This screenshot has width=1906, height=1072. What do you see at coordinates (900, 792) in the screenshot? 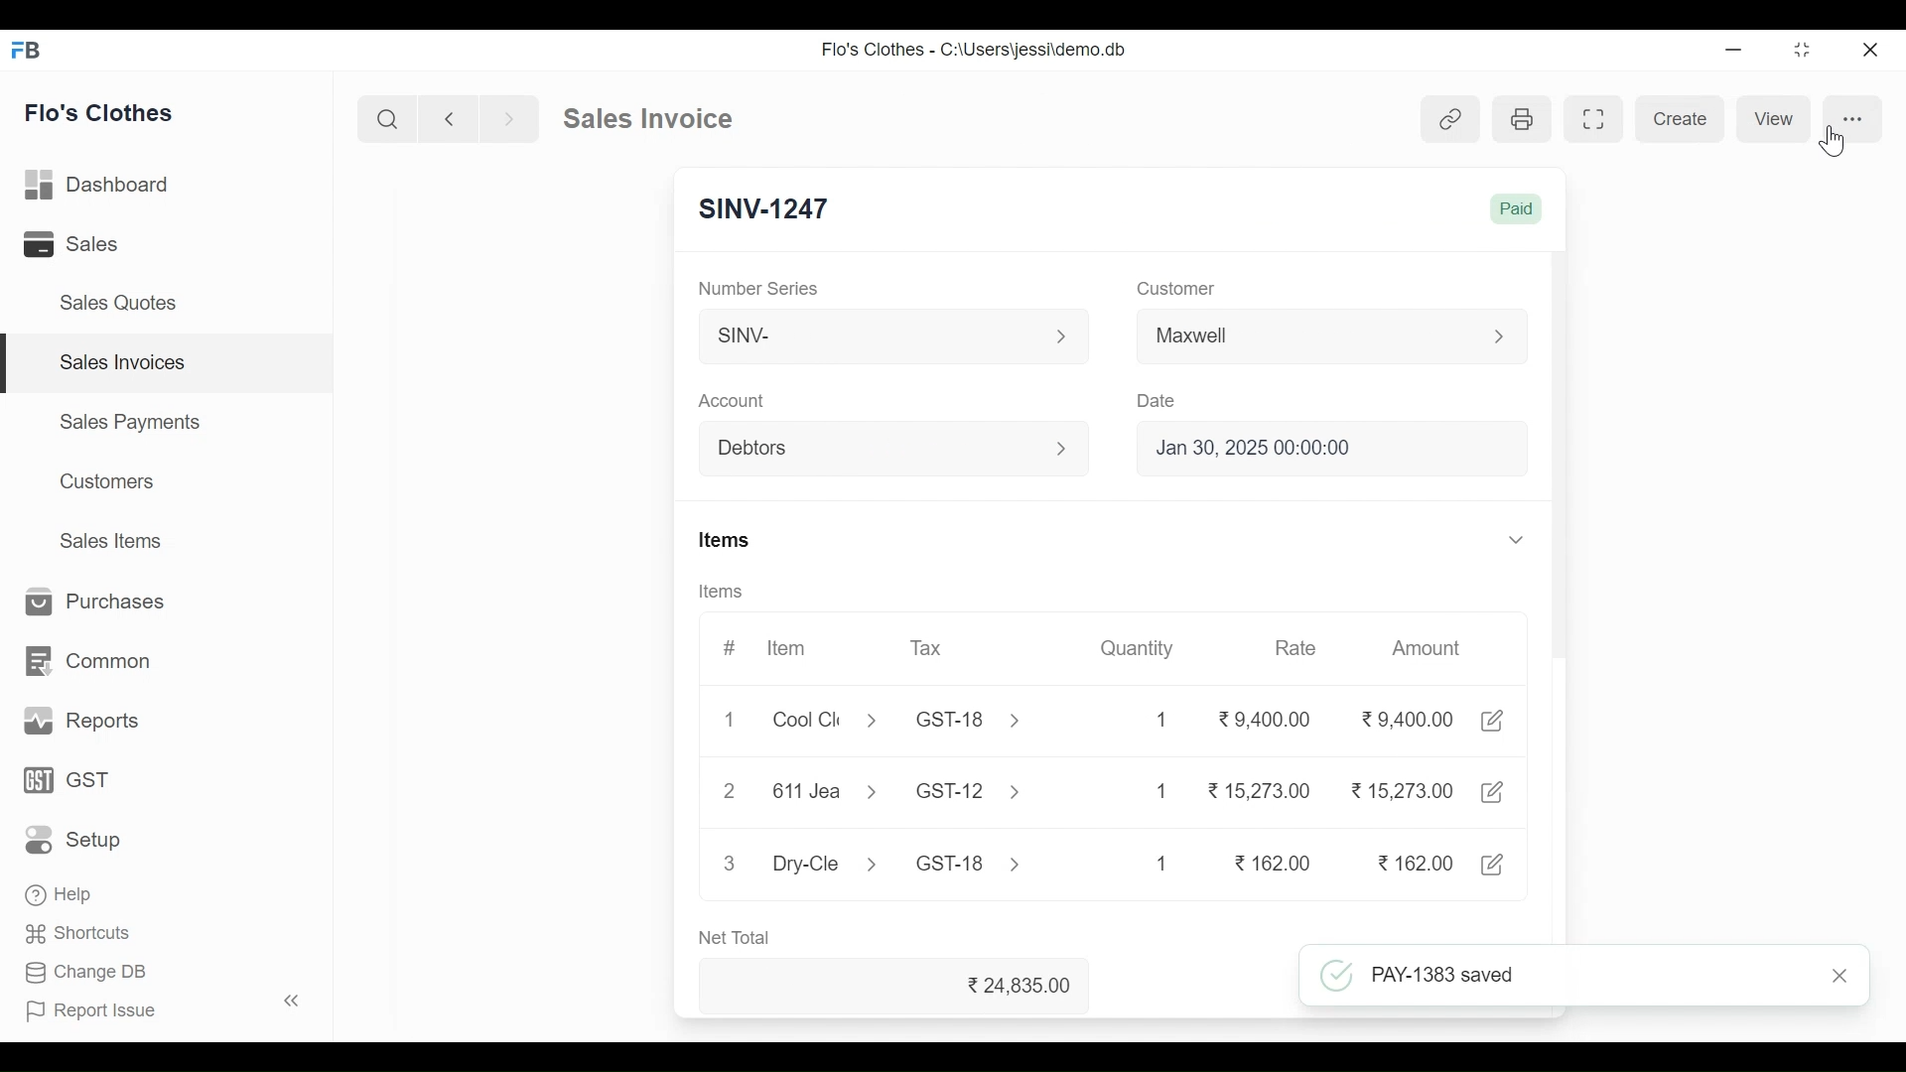
I see `611Jea > GST-12 >` at bounding box center [900, 792].